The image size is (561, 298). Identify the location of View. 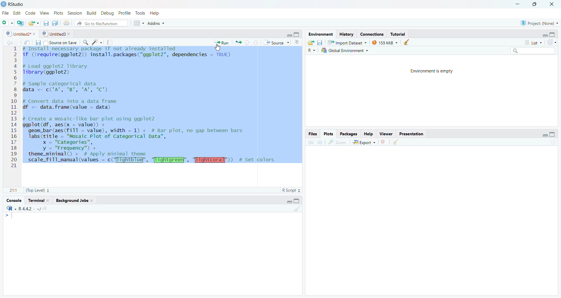
(44, 13).